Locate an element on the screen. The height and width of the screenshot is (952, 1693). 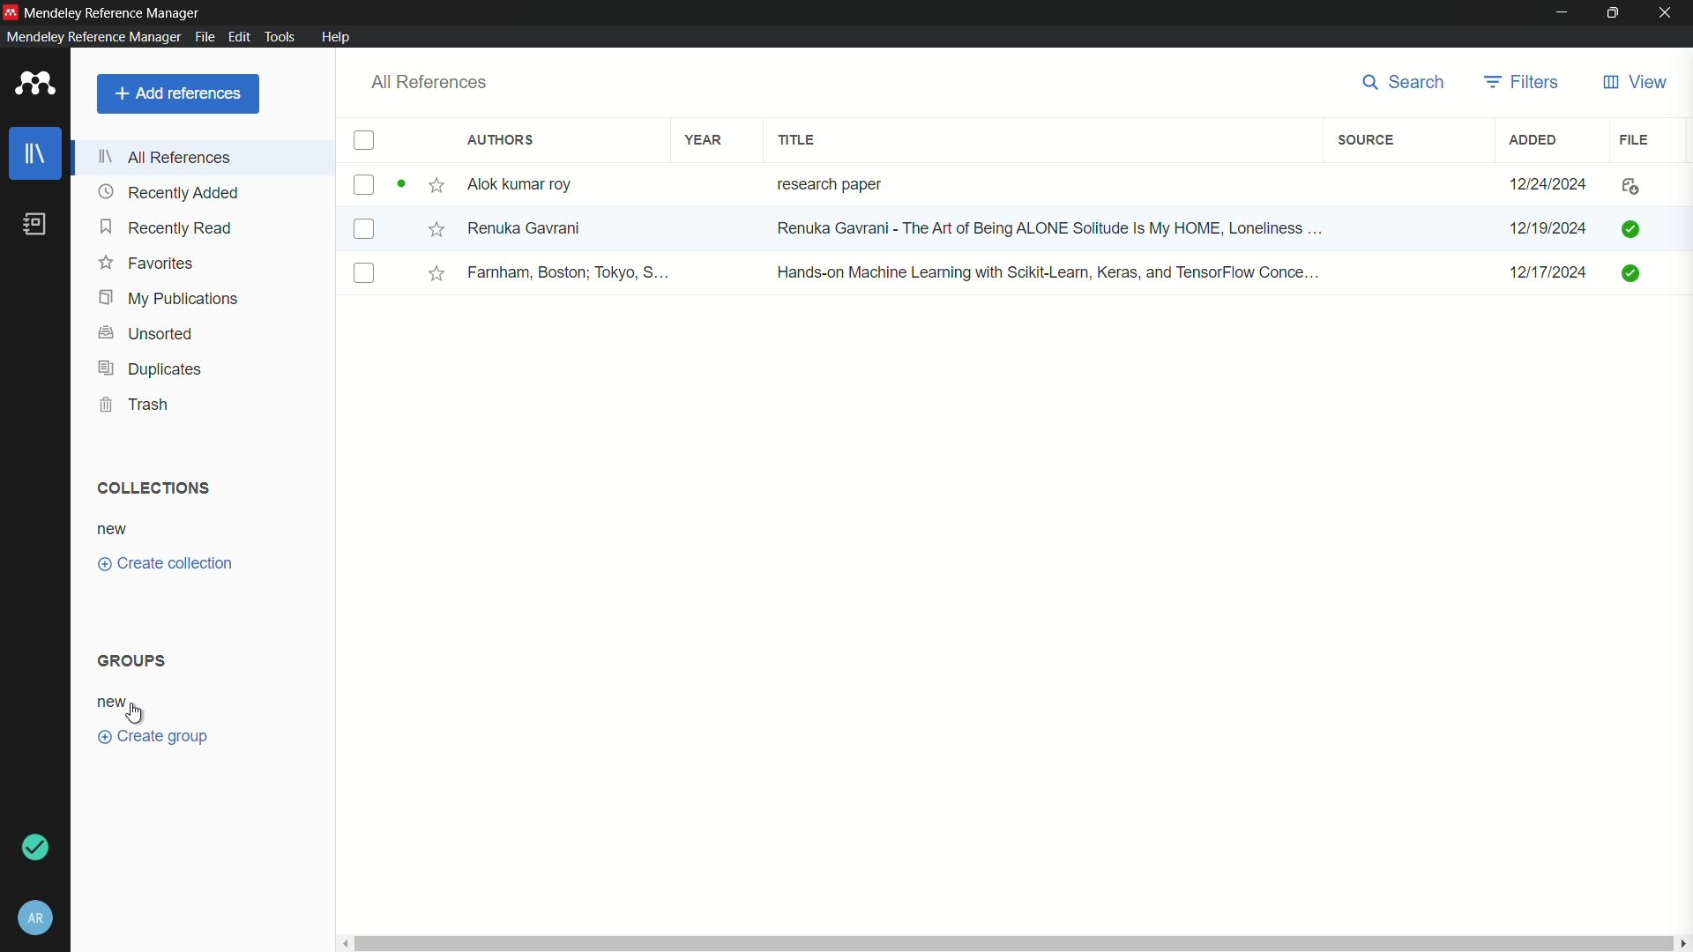
help menu is located at coordinates (338, 37).